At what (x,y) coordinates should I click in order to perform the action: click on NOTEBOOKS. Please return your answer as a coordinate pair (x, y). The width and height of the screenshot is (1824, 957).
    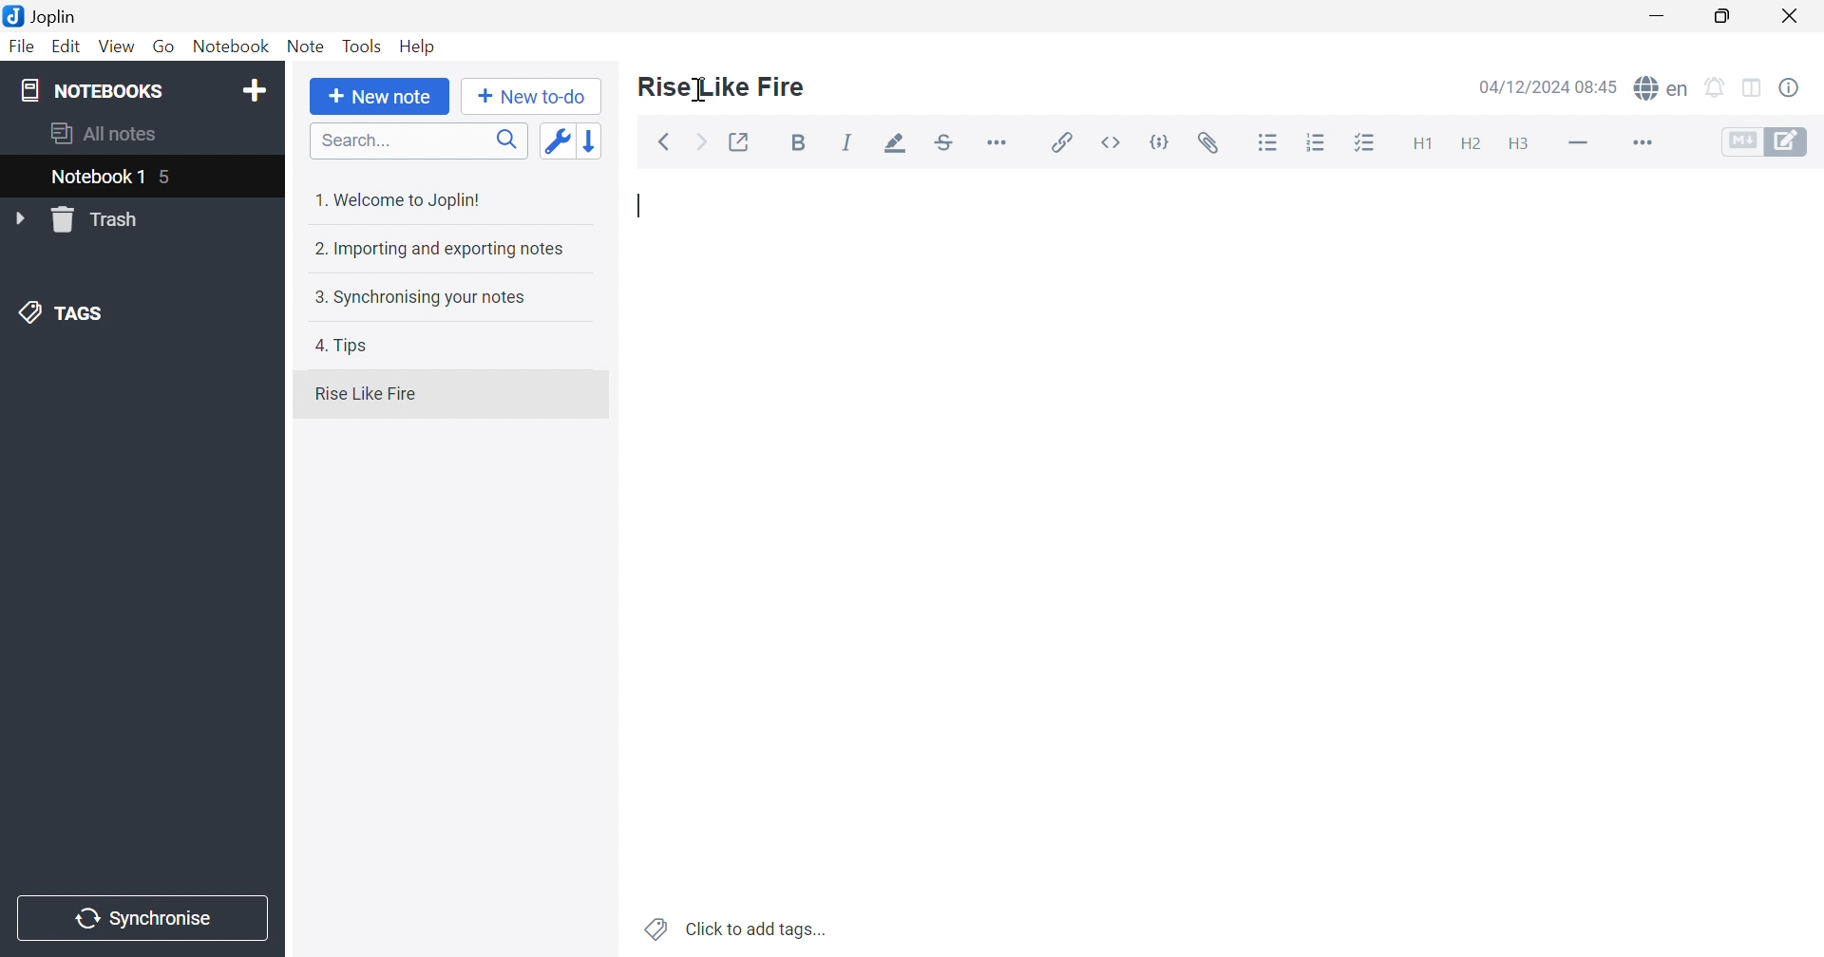
    Looking at the image, I should click on (89, 91).